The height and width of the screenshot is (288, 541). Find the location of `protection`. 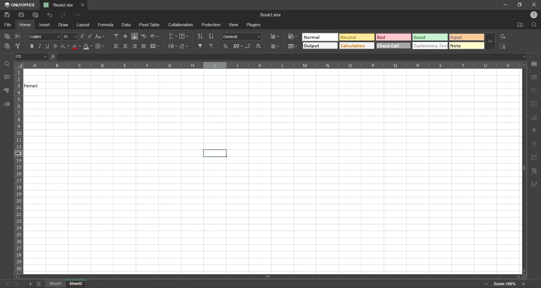

protection is located at coordinates (212, 25).